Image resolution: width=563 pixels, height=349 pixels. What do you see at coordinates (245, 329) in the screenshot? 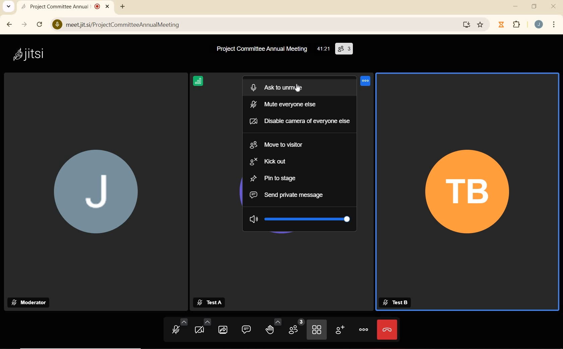
I see `OPEN CHAT` at bounding box center [245, 329].